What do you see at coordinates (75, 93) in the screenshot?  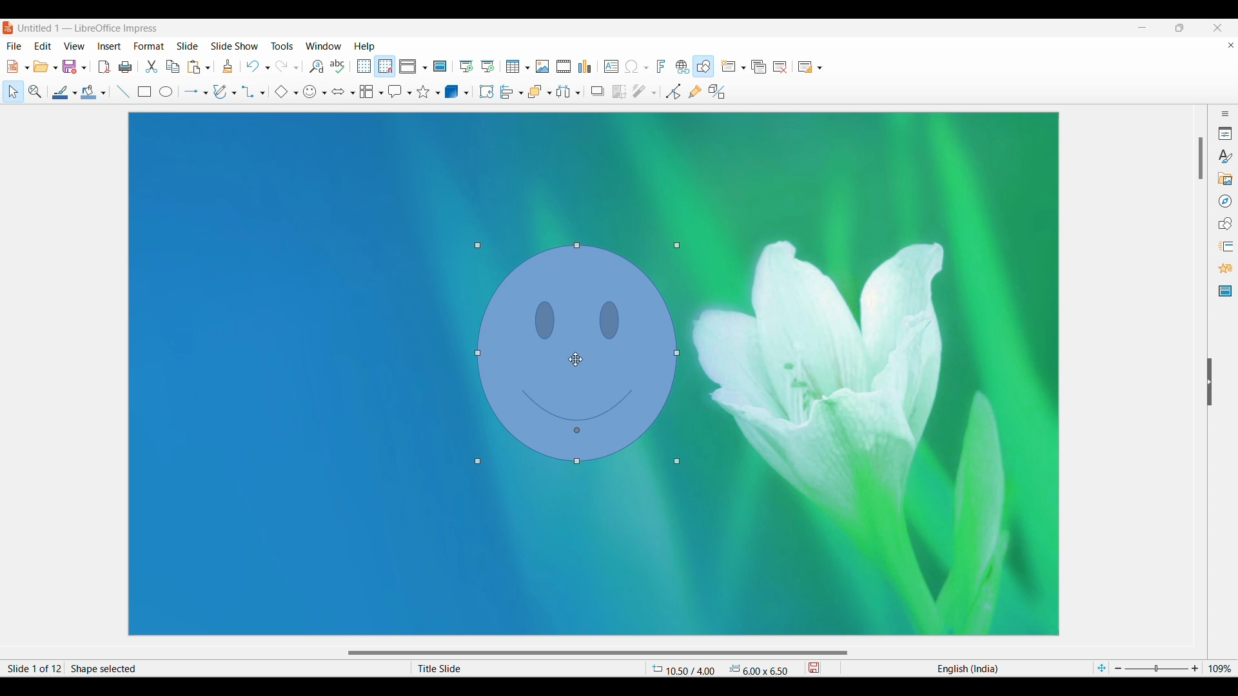 I see `Line options` at bounding box center [75, 93].